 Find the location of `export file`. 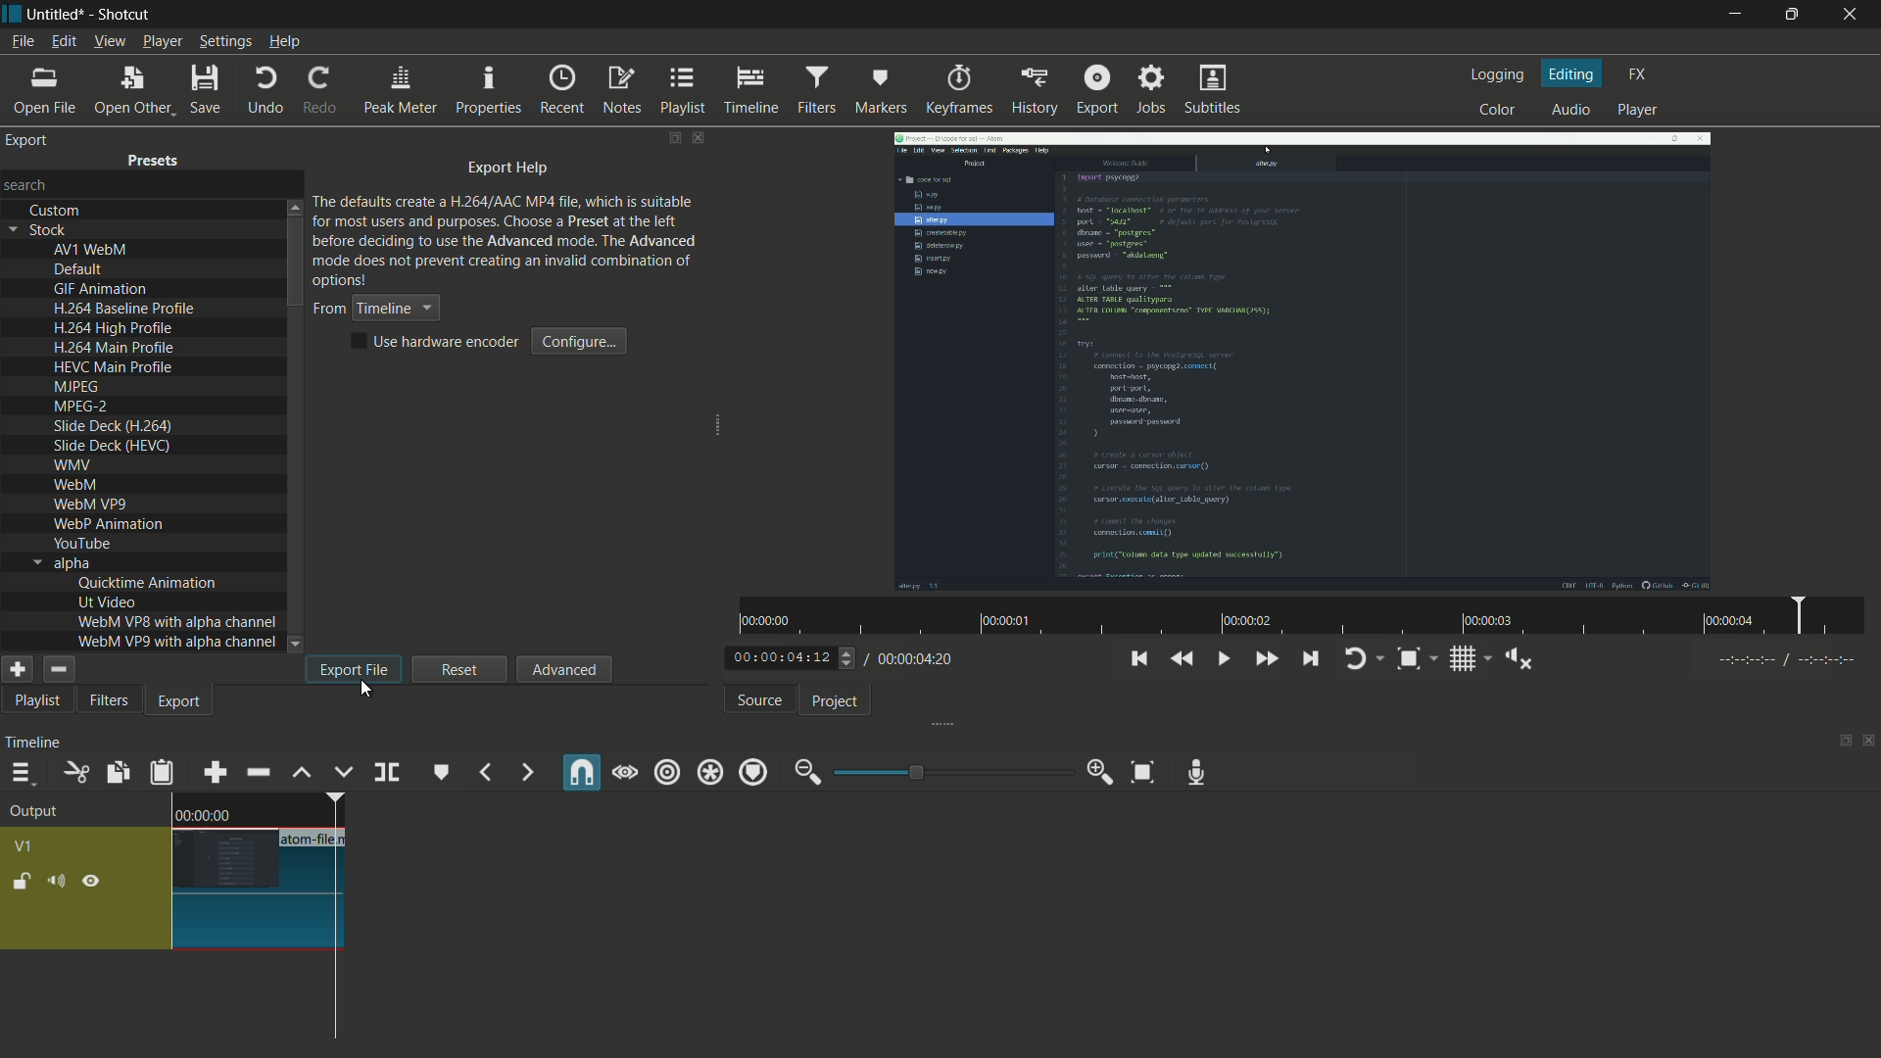

export file is located at coordinates (354, 669).